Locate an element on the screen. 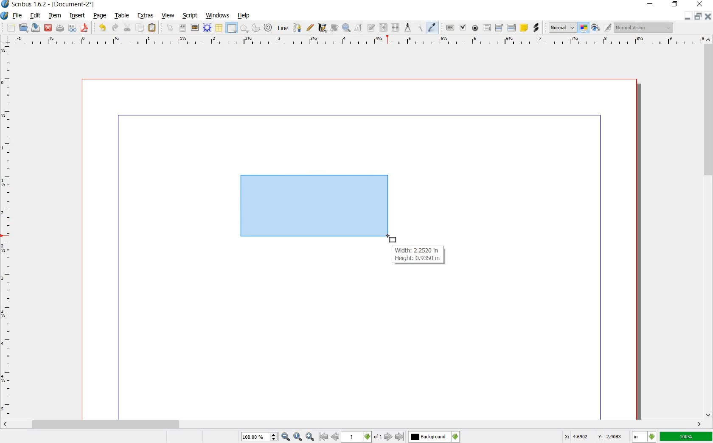  HELP is located at coordinates (244, 16).